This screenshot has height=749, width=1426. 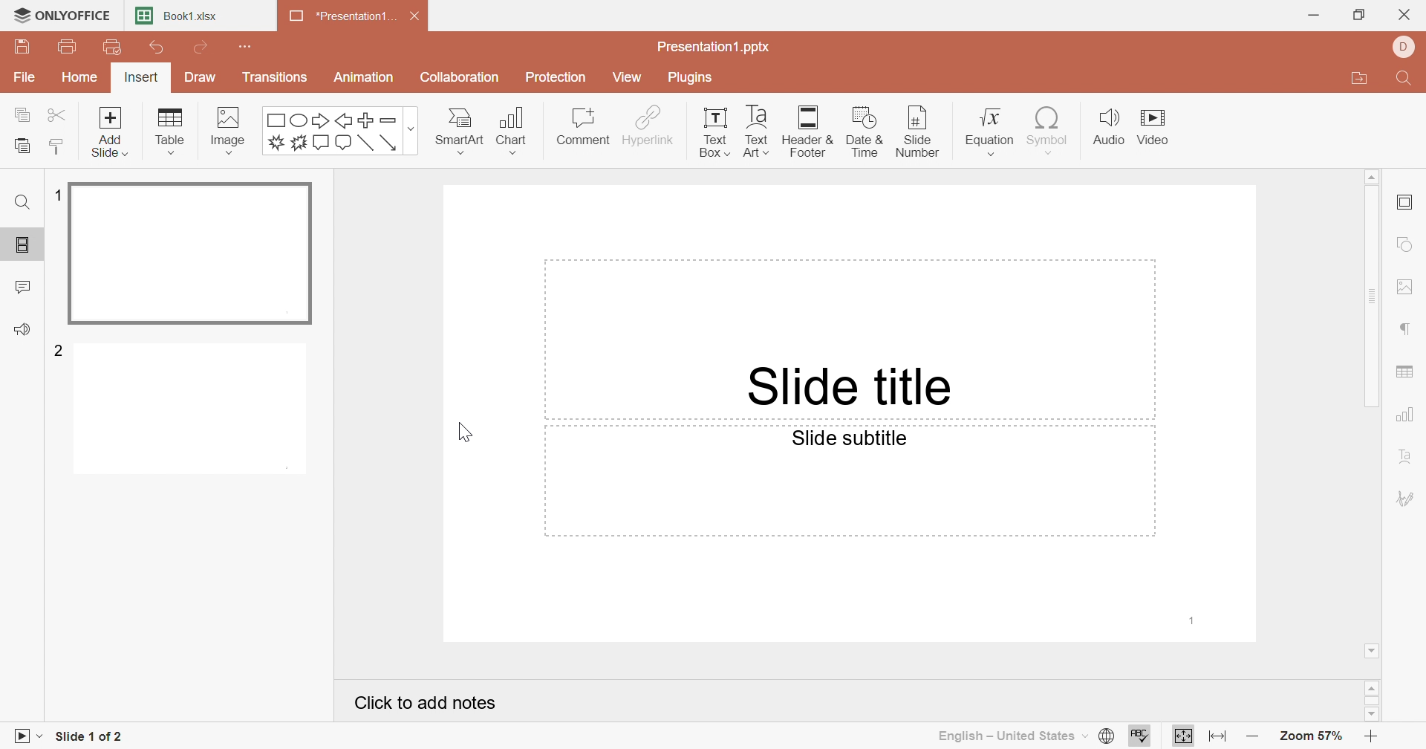 I want to click on copy, so click(x=25, y=114).